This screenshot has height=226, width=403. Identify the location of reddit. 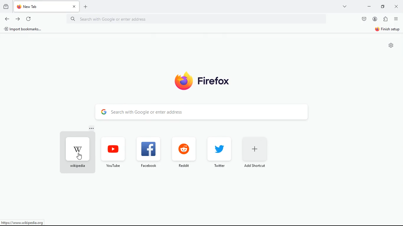
(183, 166).